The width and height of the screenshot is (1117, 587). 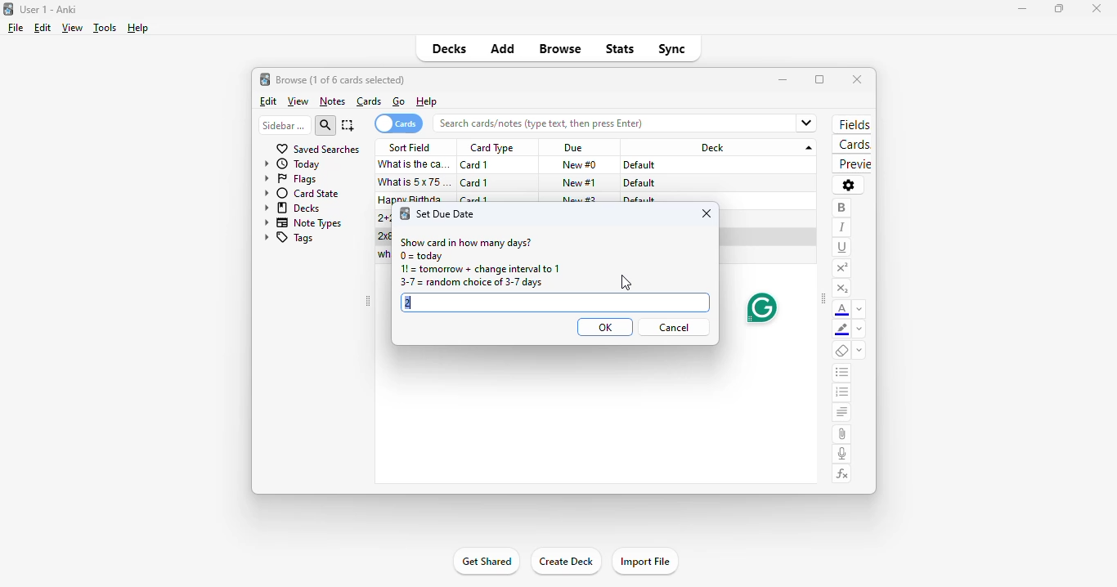 I want to click on superscript, so click(x=841, y=268).